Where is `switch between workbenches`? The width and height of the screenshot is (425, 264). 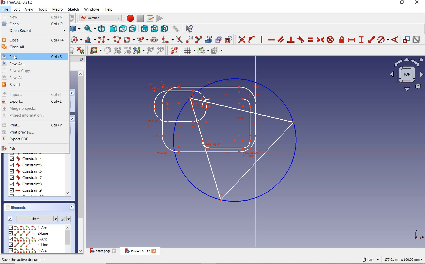
switch between workbenches is located at coordinates (99, 18).